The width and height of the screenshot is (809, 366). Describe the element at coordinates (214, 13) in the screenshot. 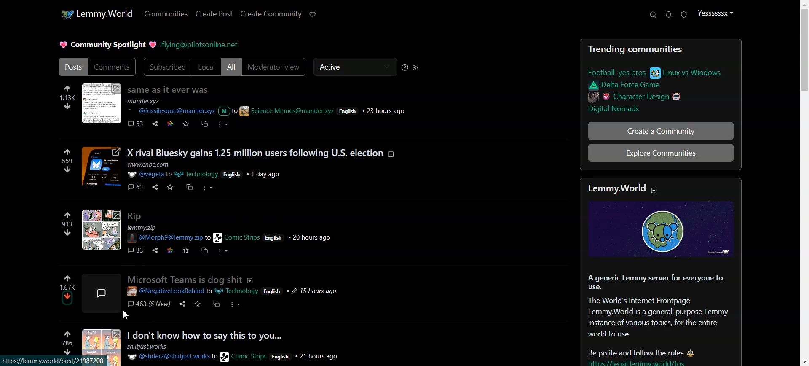

I see `Create Post` at that location.